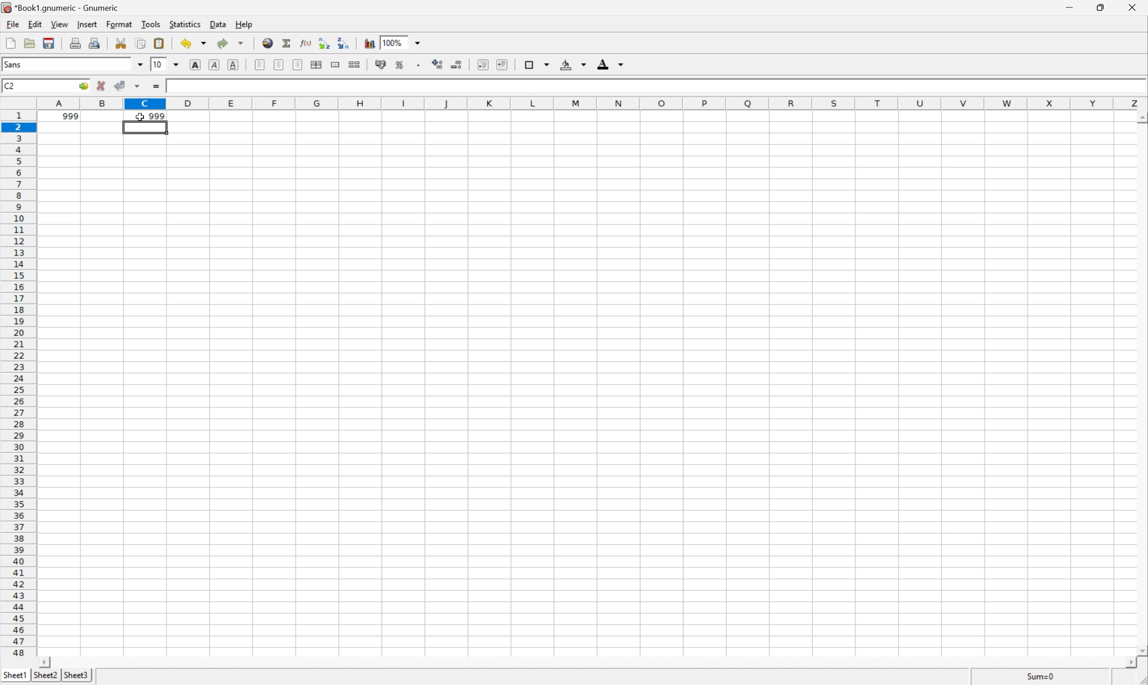 The image size is (1148, 685). What do you see at coordinates (318, 66) in the screenshot?
I see `center horizontally across selection` at bounding box center [318, 66].